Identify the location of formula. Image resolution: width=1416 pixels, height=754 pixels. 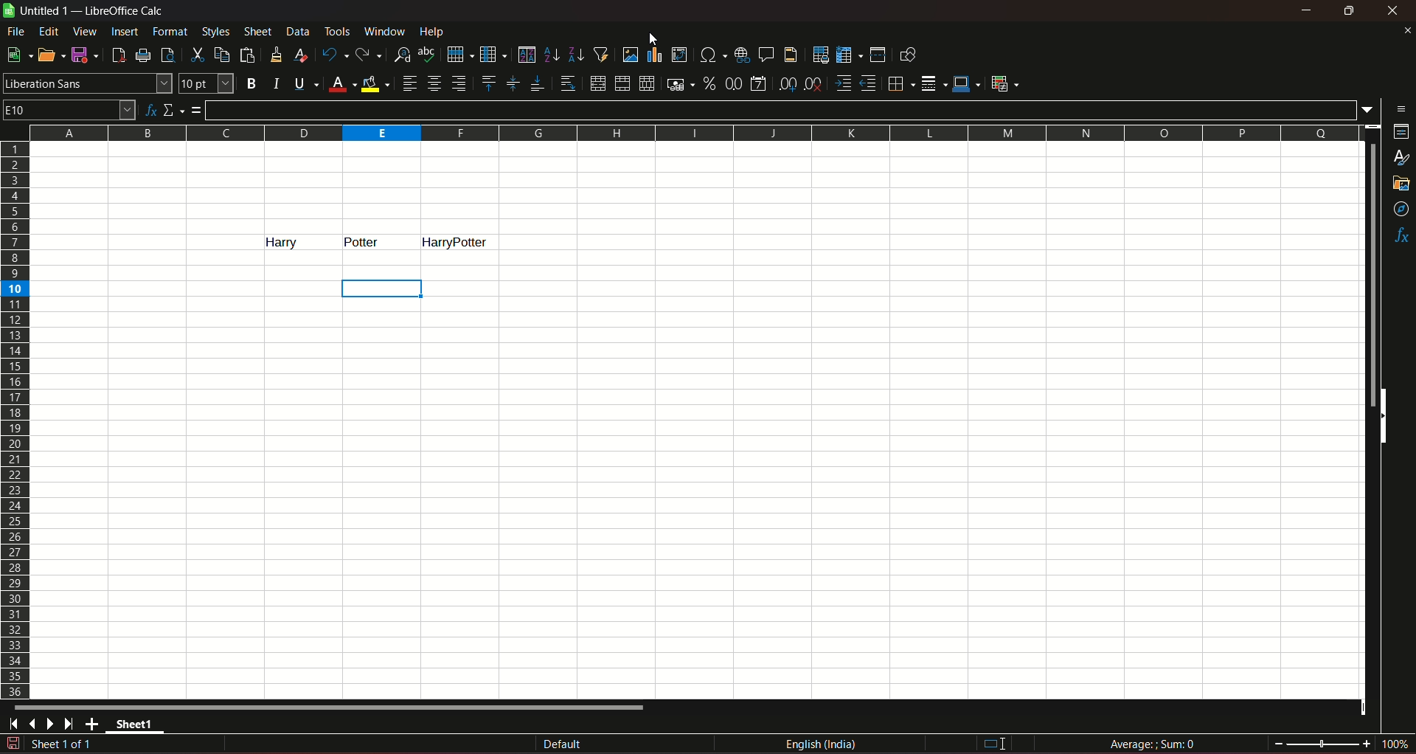
(197, 110).